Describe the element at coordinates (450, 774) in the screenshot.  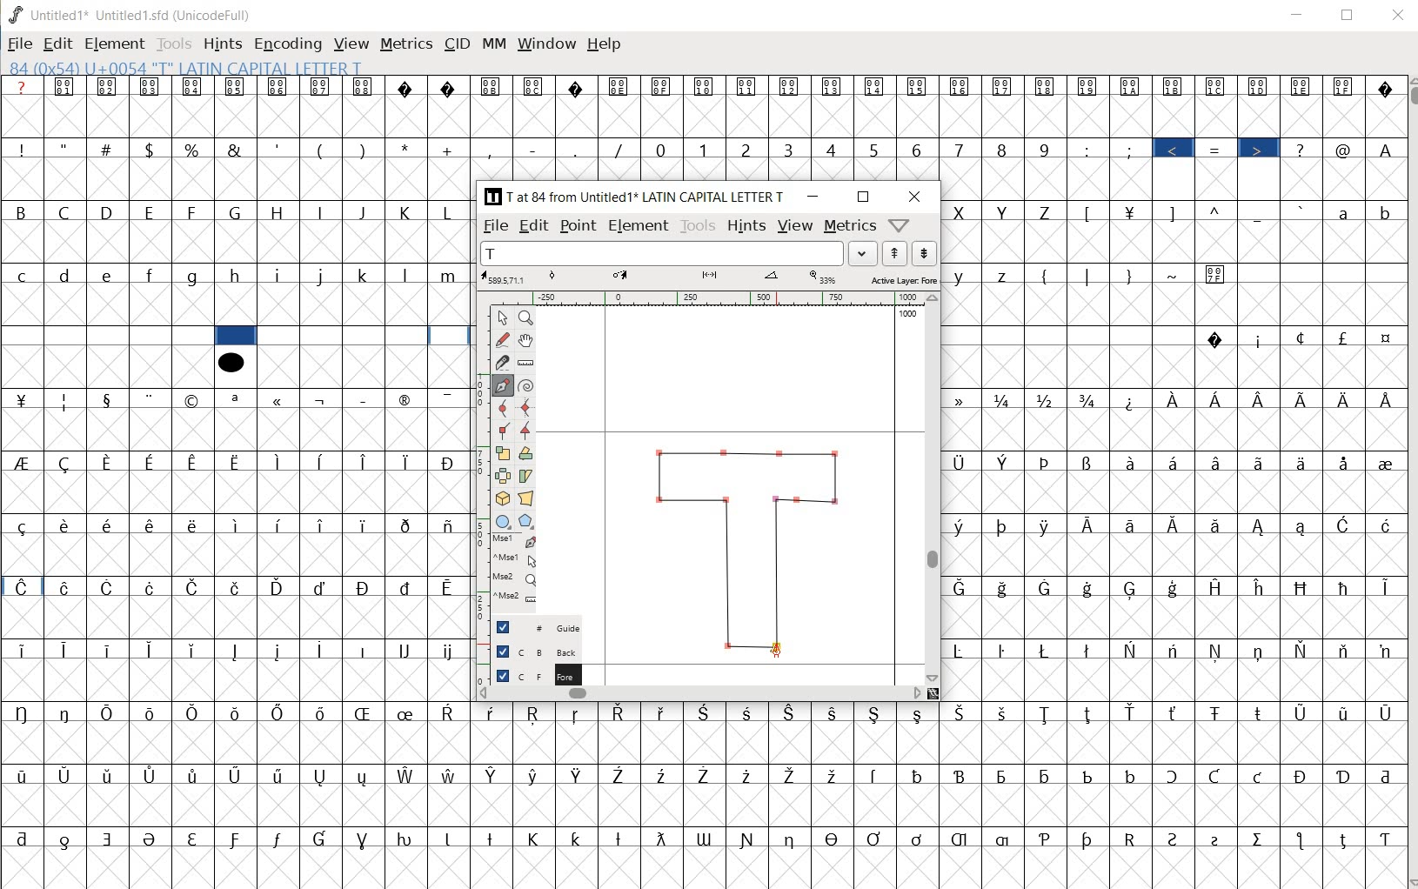
I see `Symbol` at that location.